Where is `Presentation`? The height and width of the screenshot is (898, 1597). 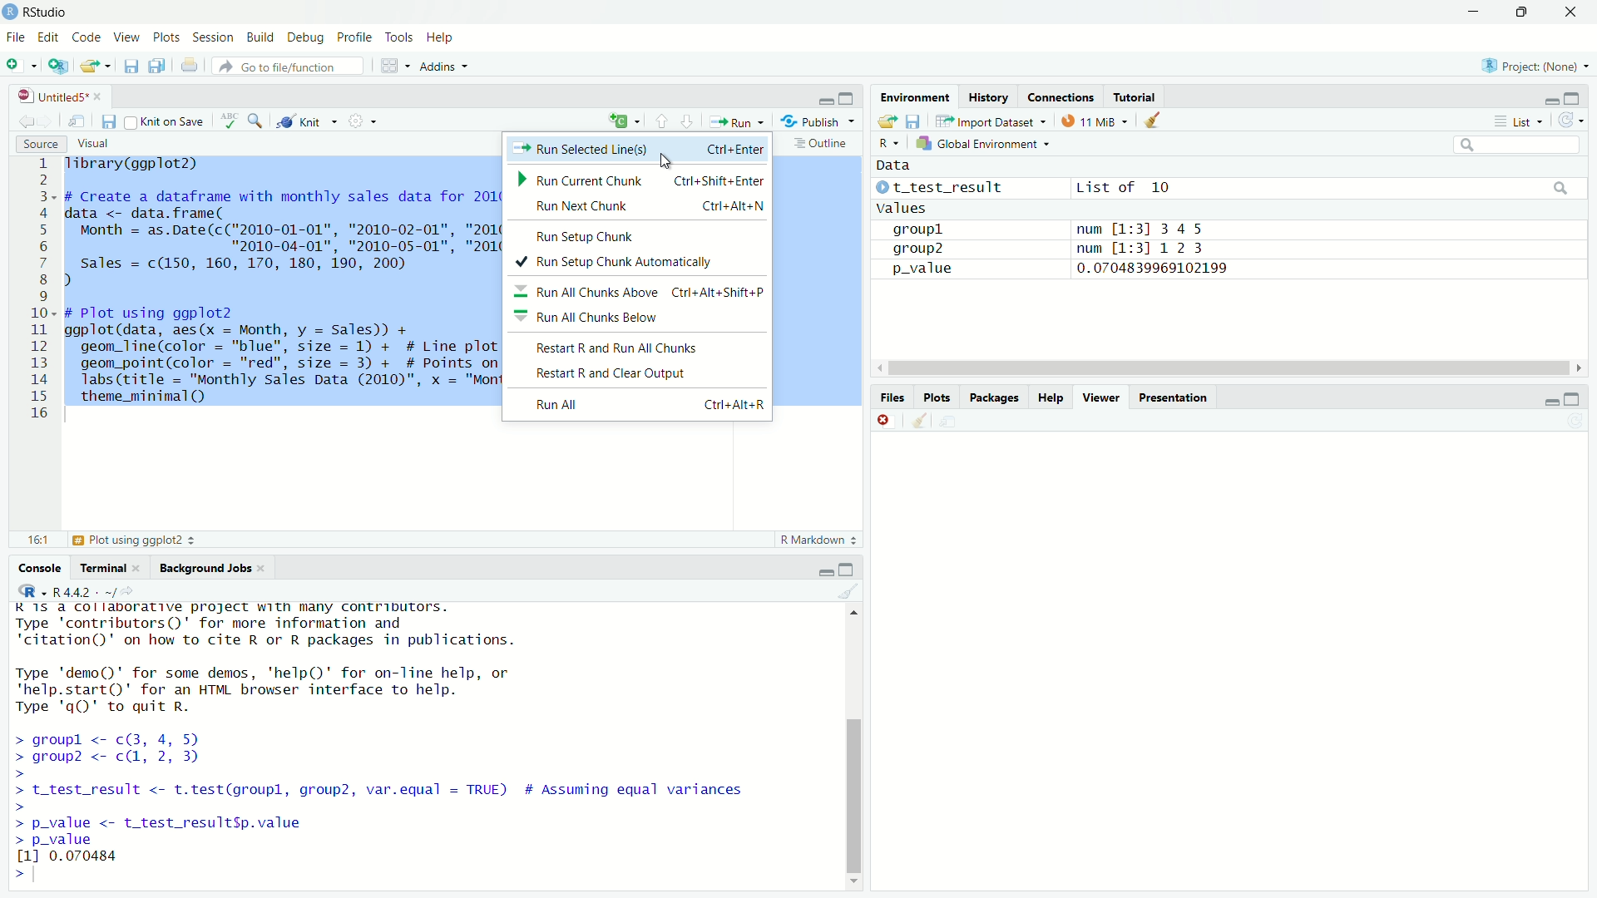 Presentation is located at coordinates (1174, 396).